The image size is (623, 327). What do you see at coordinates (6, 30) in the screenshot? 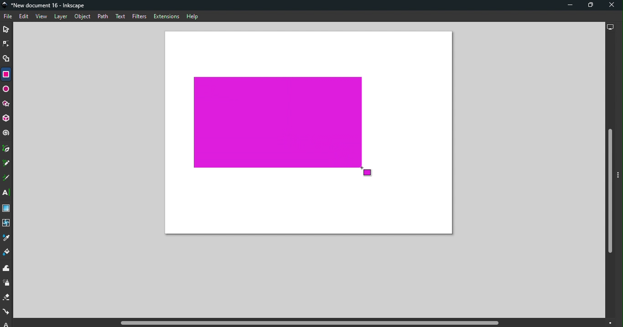
I see `Selector` at bounding box center [6, 30].